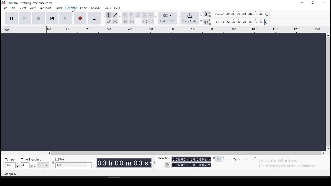  I want to click on stopped, so click(10, 174).